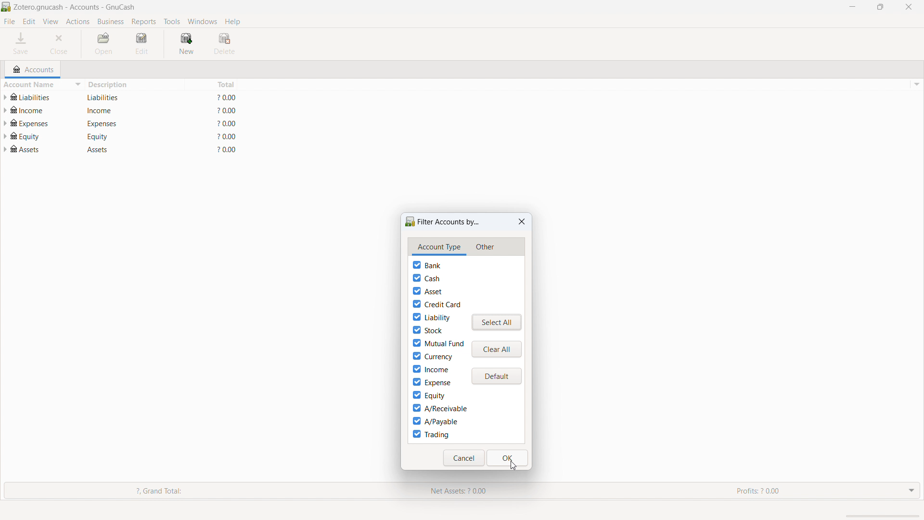  I want to click on filter accounts by, so click(444, 221).